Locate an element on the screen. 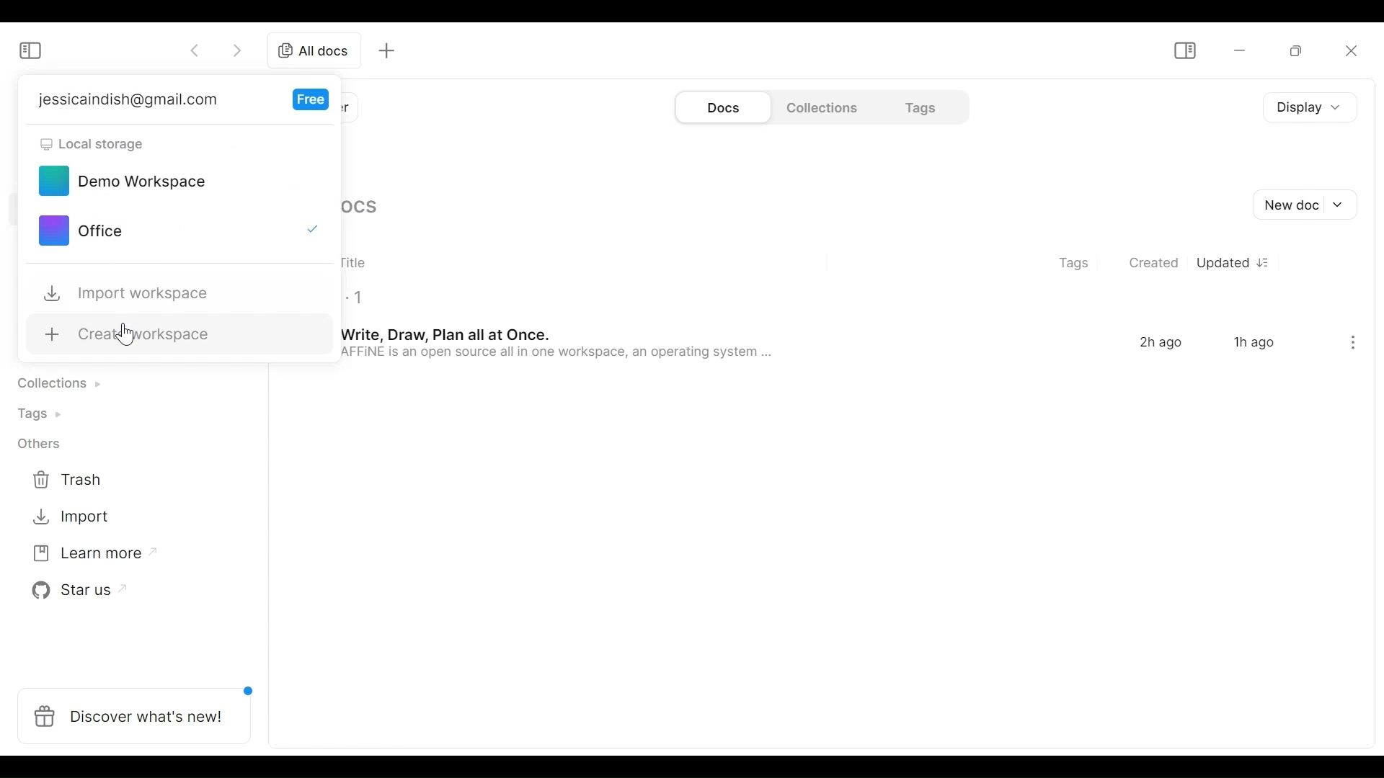 This screenshot has height=778, width=1384. Show/Hide Sidebar is located at coordinates (32, 48).